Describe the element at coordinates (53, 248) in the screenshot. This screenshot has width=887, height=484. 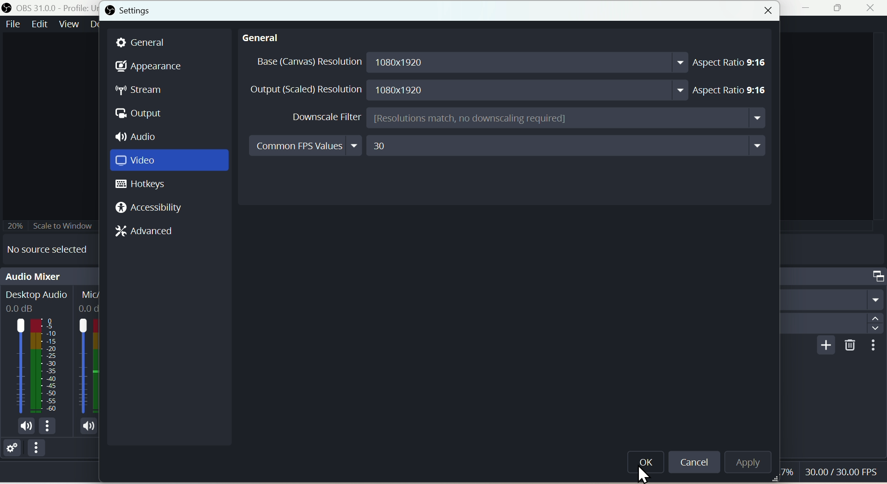
I see `No source selected` at that location.